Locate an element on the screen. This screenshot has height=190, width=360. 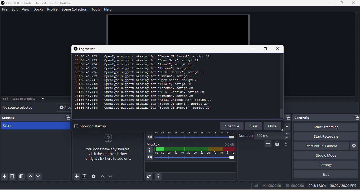
duration is located at coordinates (245, 136).